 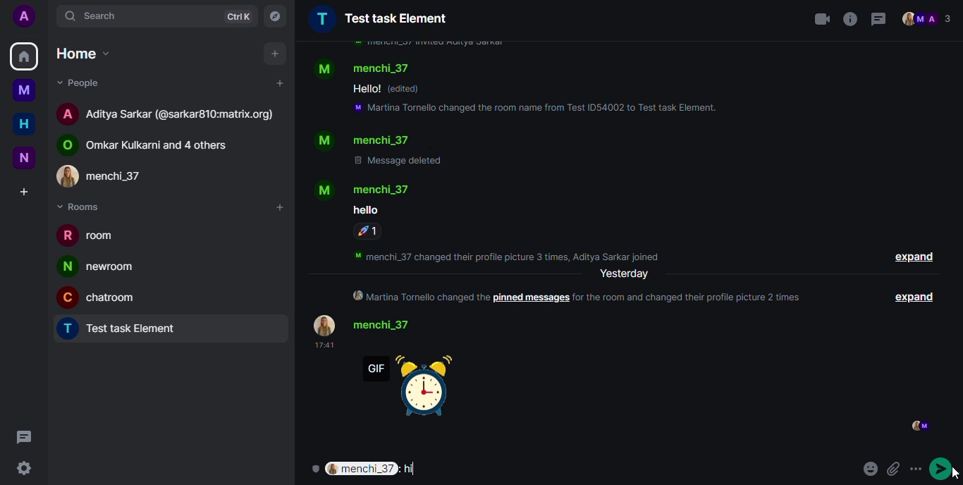 I want to click on explore rooms, so click(x=274, y=16).